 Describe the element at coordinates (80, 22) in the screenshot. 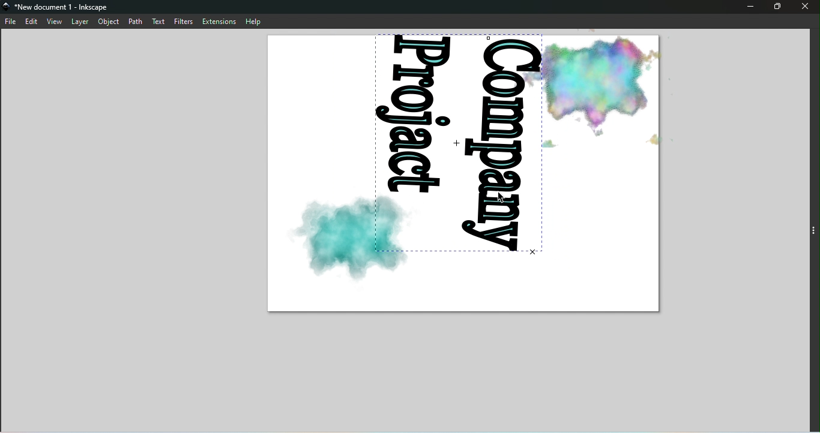

I see `Layer` at that location.